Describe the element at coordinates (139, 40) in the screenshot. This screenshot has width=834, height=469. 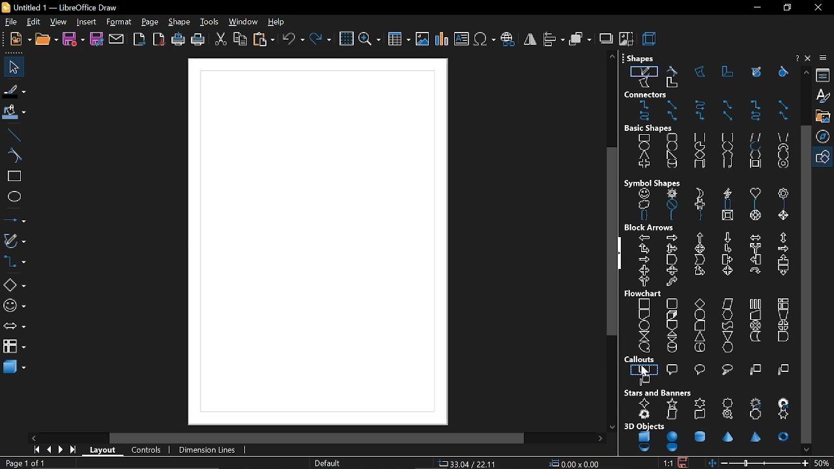
I see `export` at that location.